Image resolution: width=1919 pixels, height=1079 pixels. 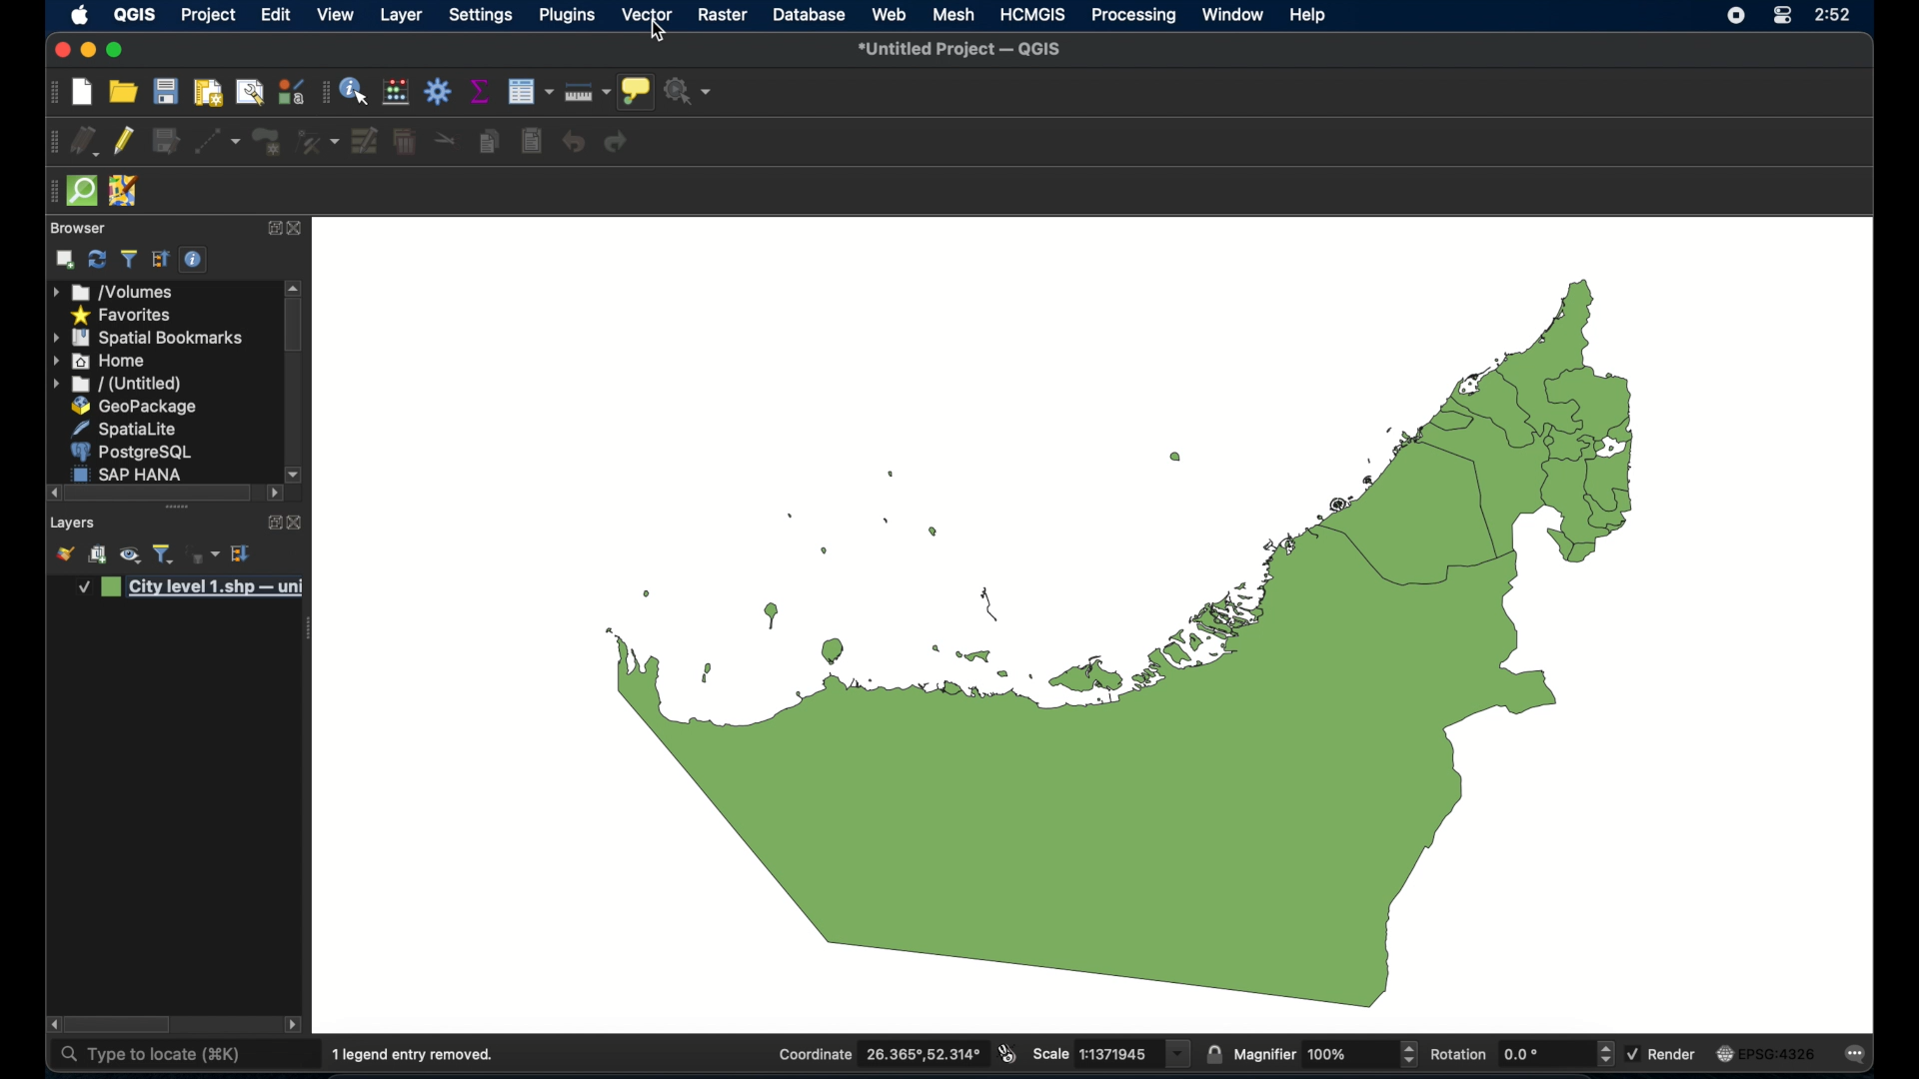 I want to click on drag handle, so click(x=50, y=191).